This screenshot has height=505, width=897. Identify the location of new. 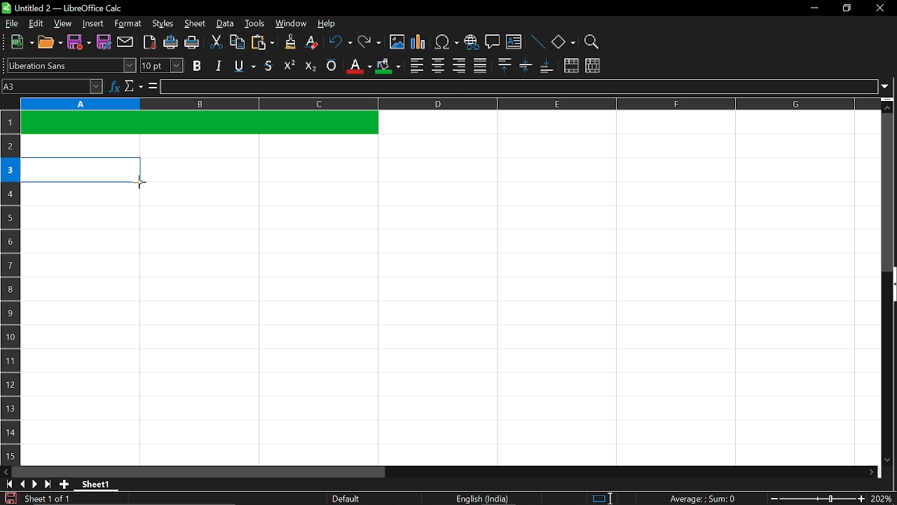
(19, 43).